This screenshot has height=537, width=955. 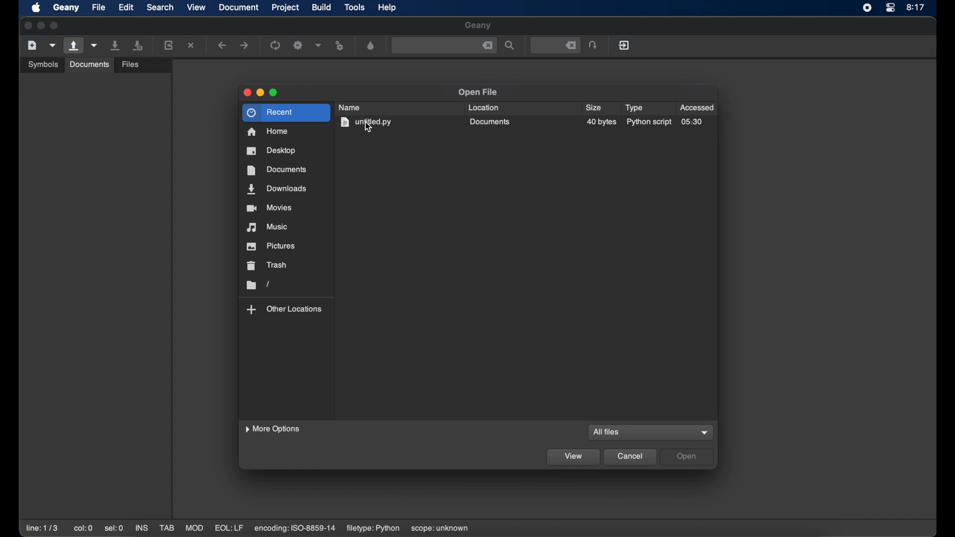 What do you see at coordinates (355, 6) in the screenshot?
I see `tools` at bounding box center [355, 6].